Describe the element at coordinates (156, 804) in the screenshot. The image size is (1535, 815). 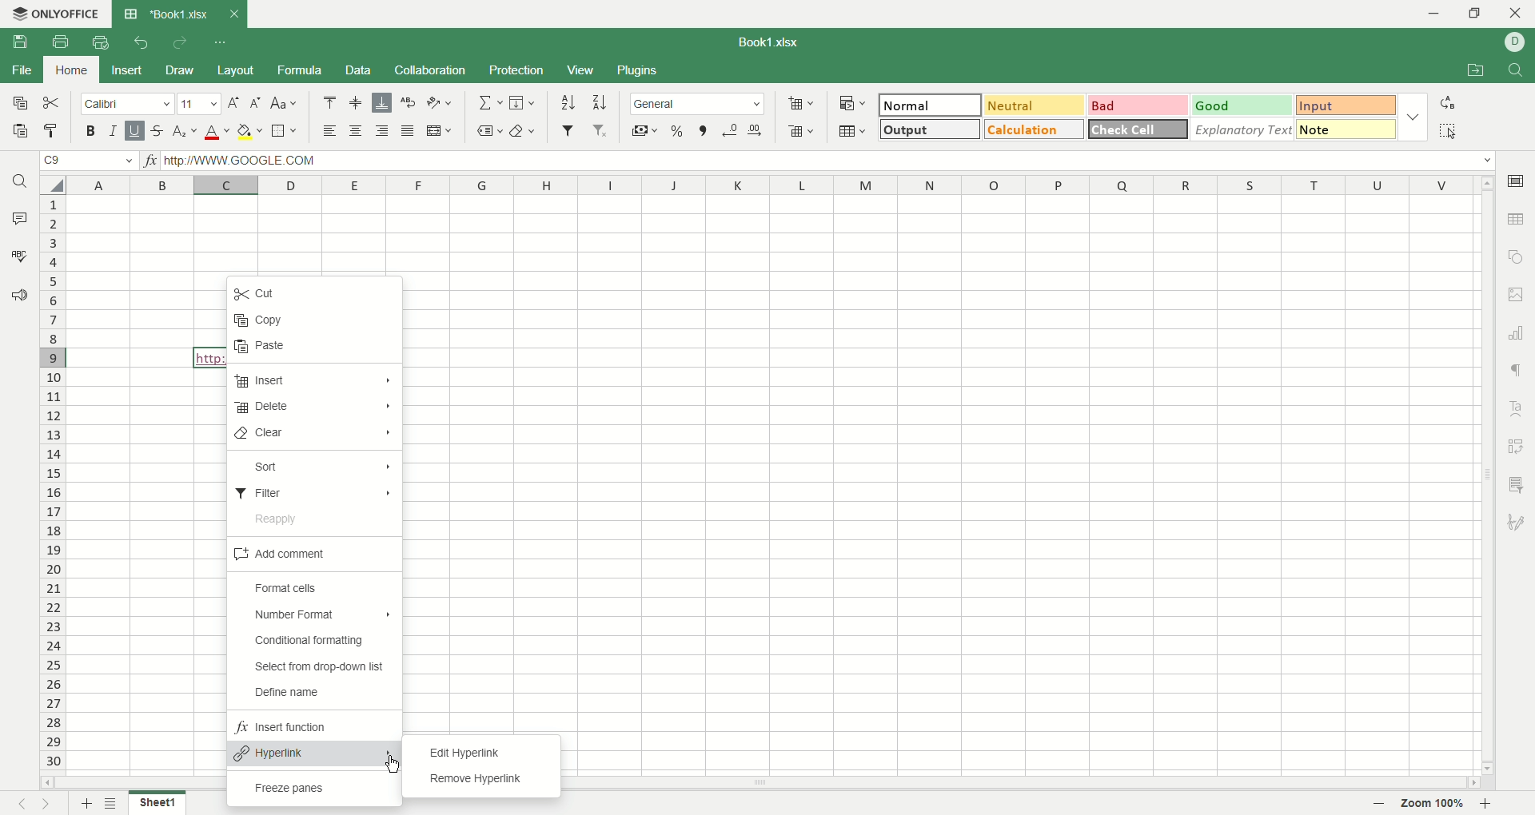
I see `sheet` at that location.